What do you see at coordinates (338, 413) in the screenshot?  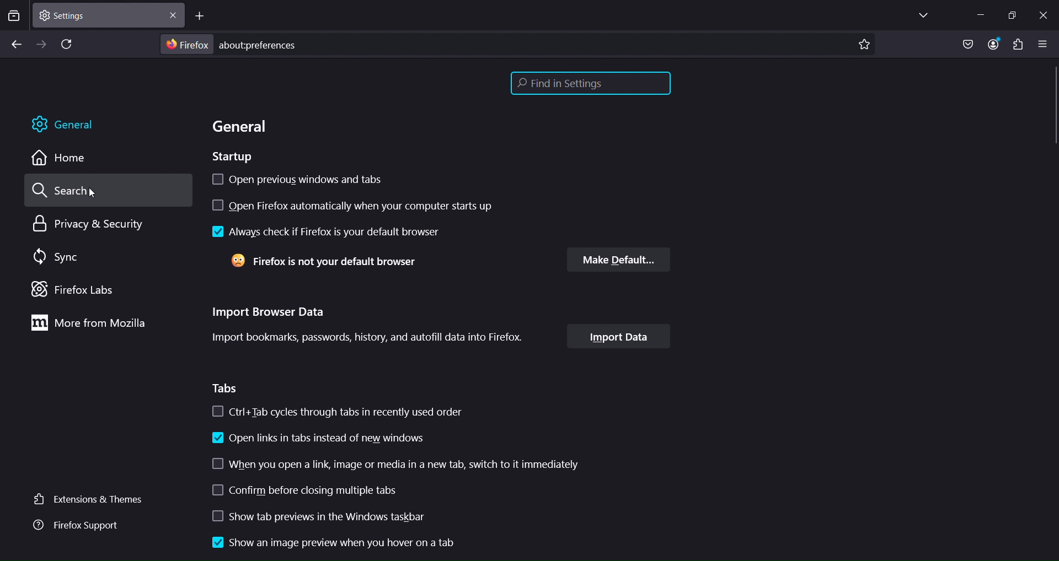 I see `ctrl + tab cycles through tabs in recently used order` at bounding box center [338, 413].